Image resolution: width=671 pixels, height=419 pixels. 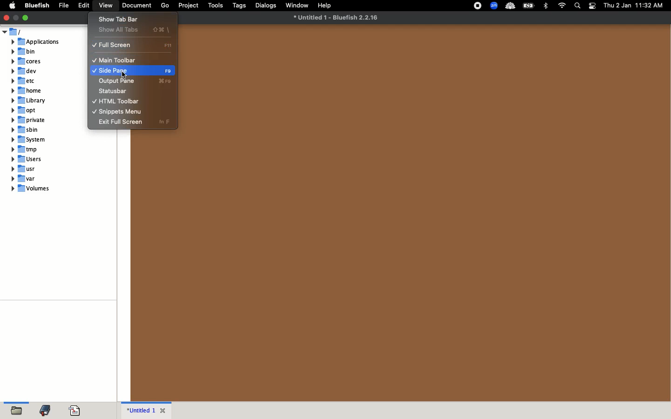 What do you see at coordinates (86, 6) in the screenshot?
I see `edit` at bounding box center [86, 6].